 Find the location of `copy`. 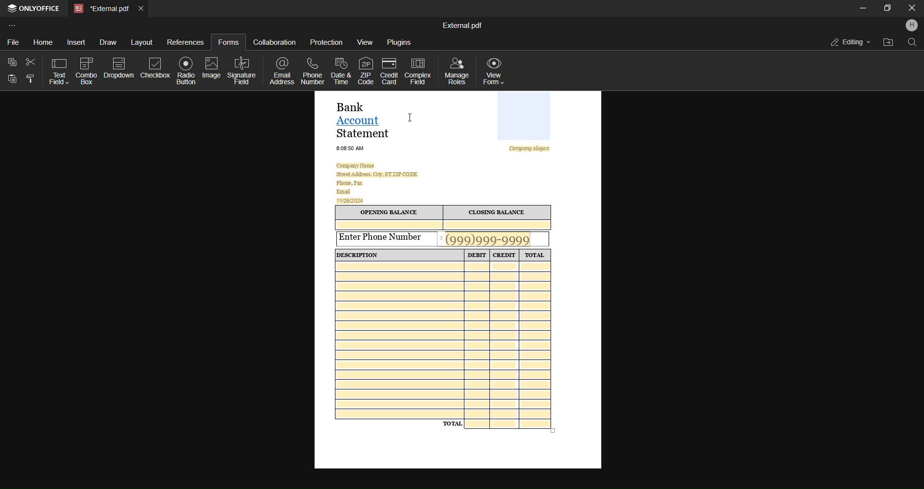

copy is located at coordinates (12, 62).